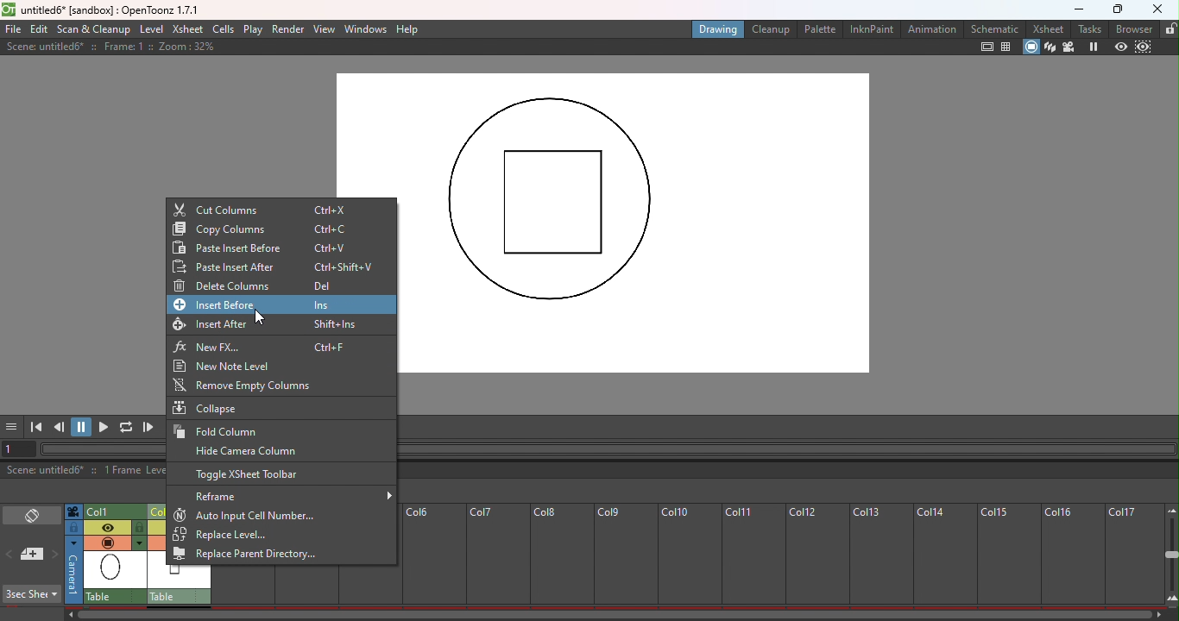 This screenshot has height=621, width=1179. Describe the element at coordinates (108, 526) in the screenshot. I see `Preview visibility toggle` at that location.